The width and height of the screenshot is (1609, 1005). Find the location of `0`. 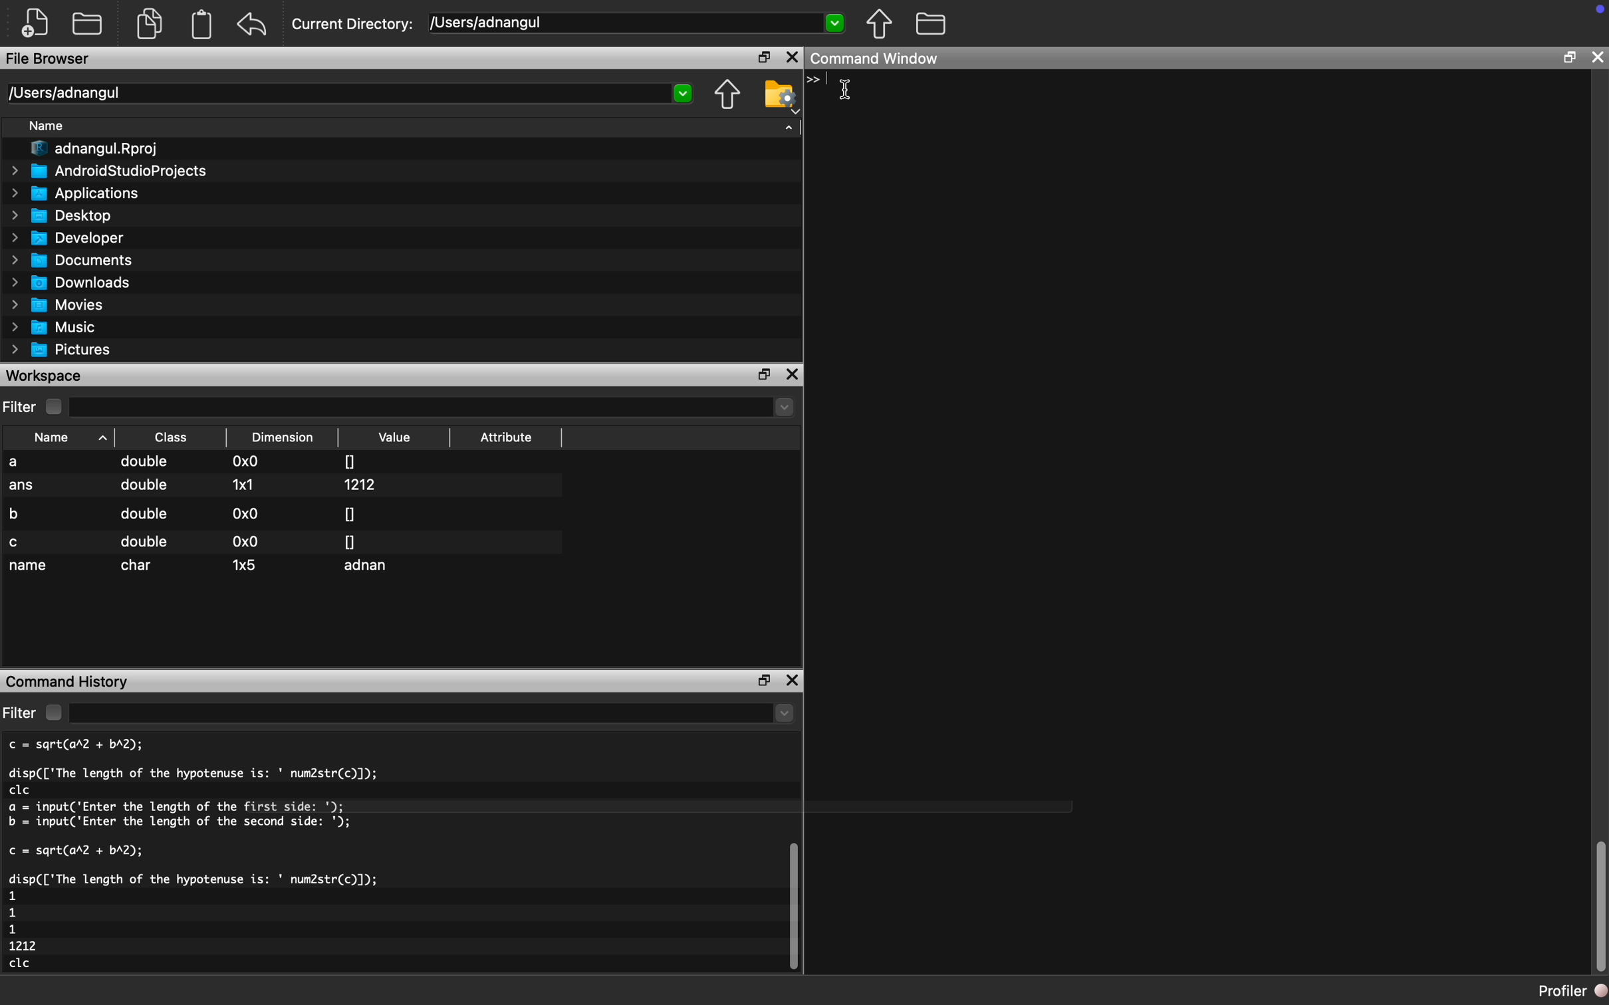

0 is located at coordinates (350, 541).